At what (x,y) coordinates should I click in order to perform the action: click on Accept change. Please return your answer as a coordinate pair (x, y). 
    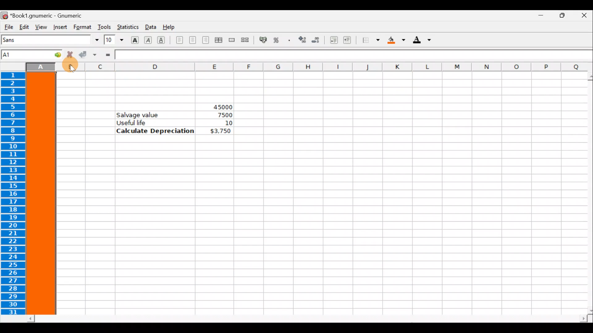
    Looking at the image, I should click on (87, 55).